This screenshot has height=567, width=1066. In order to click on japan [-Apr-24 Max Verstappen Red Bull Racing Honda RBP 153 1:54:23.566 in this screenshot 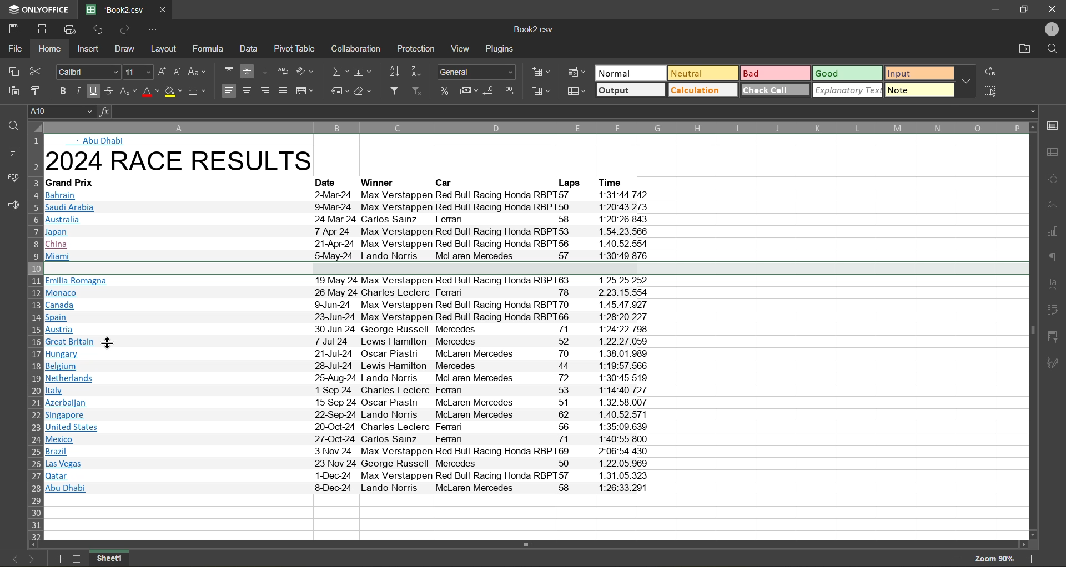, I will do `click(349, 234)`.